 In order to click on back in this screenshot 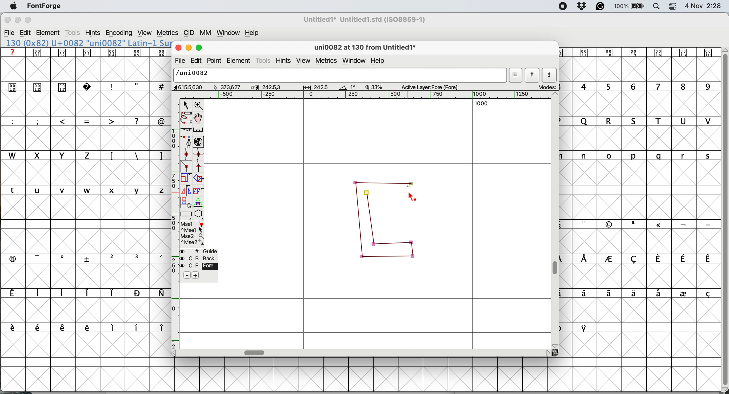, I will do `click(199, 258)`.